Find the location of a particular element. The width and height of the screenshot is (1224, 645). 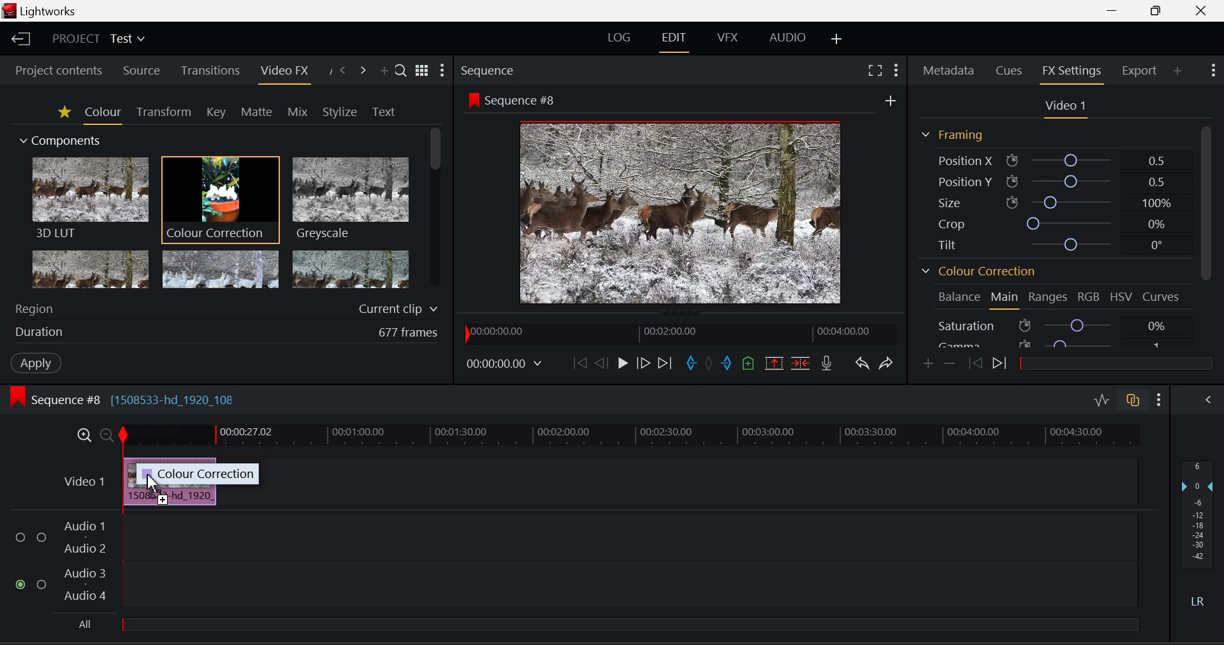

Remove keyframe is located at coordinates (948, 365).